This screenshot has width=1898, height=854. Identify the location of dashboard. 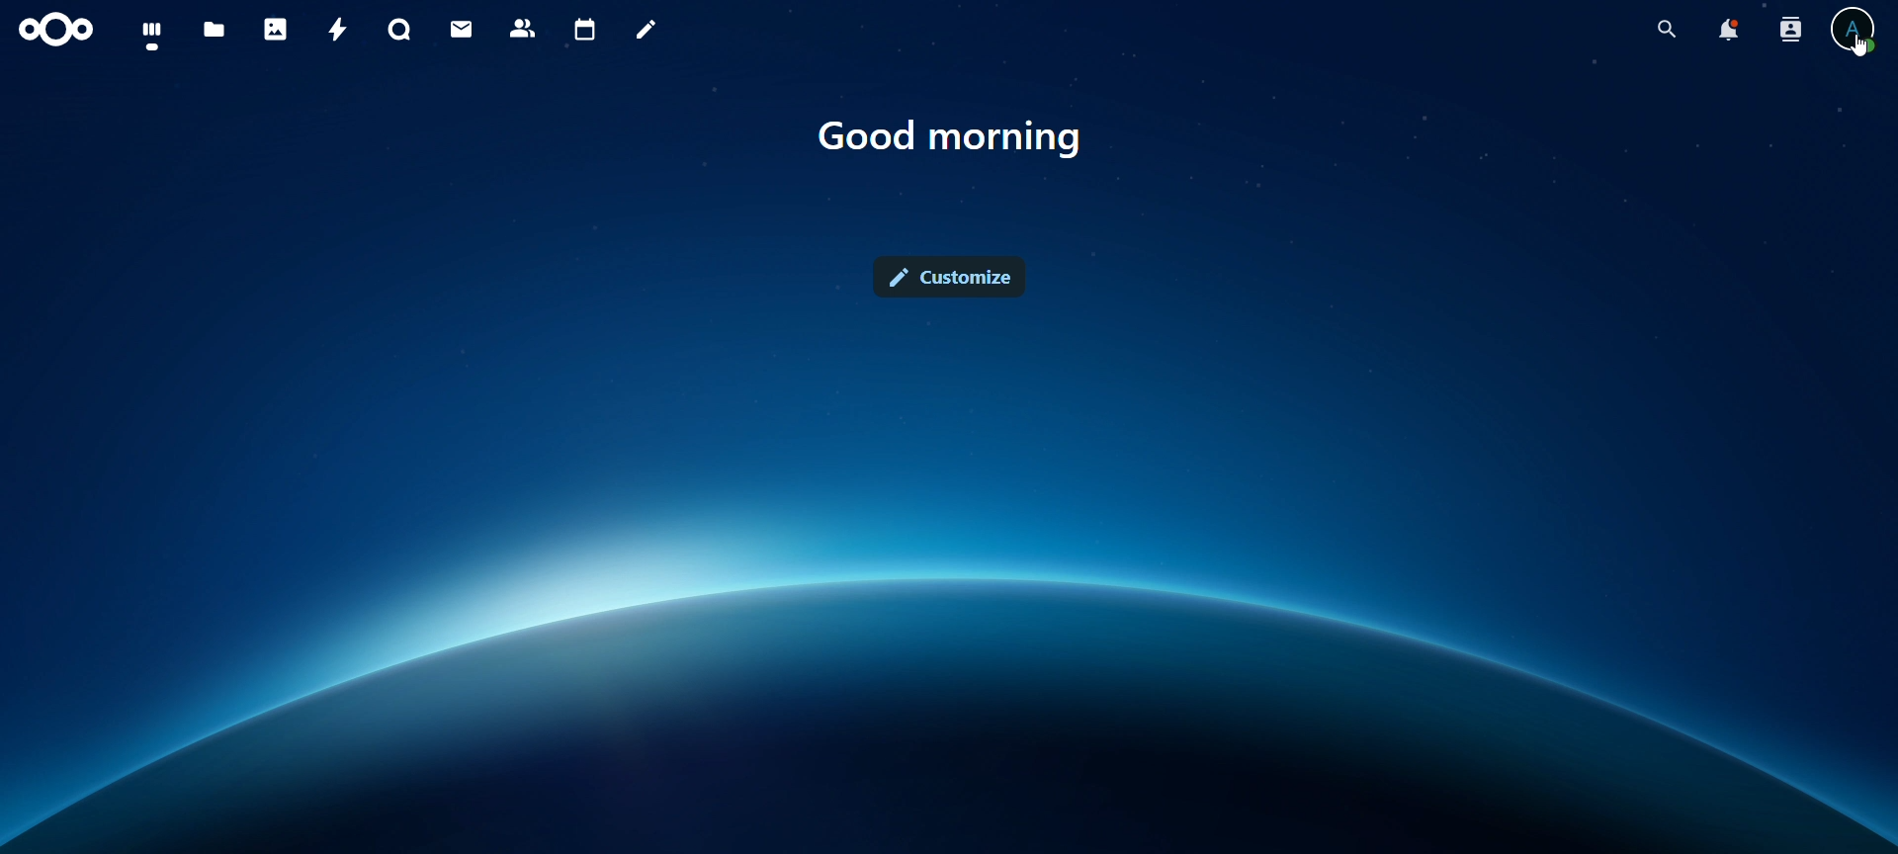
(153, 36).